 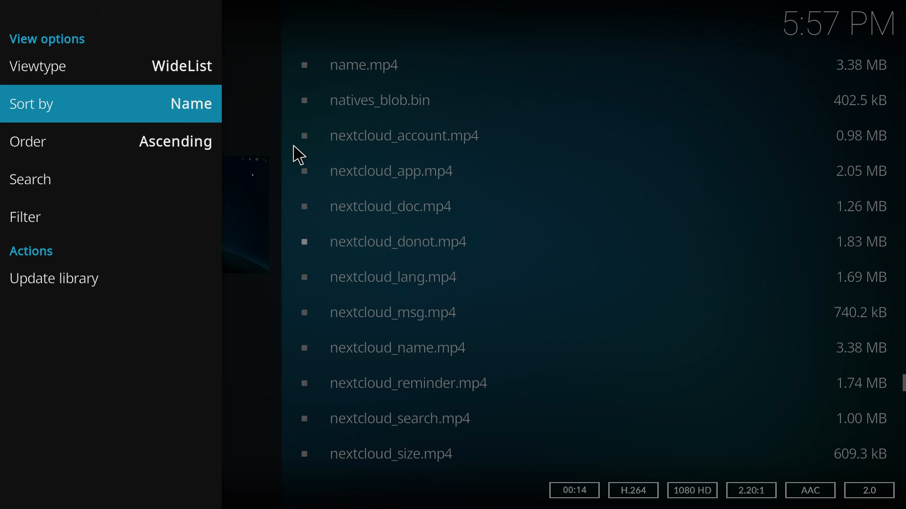 What do you see at coordinates (868, 490) in the screenshot?
I see `2` at bounding box center [868, 490].